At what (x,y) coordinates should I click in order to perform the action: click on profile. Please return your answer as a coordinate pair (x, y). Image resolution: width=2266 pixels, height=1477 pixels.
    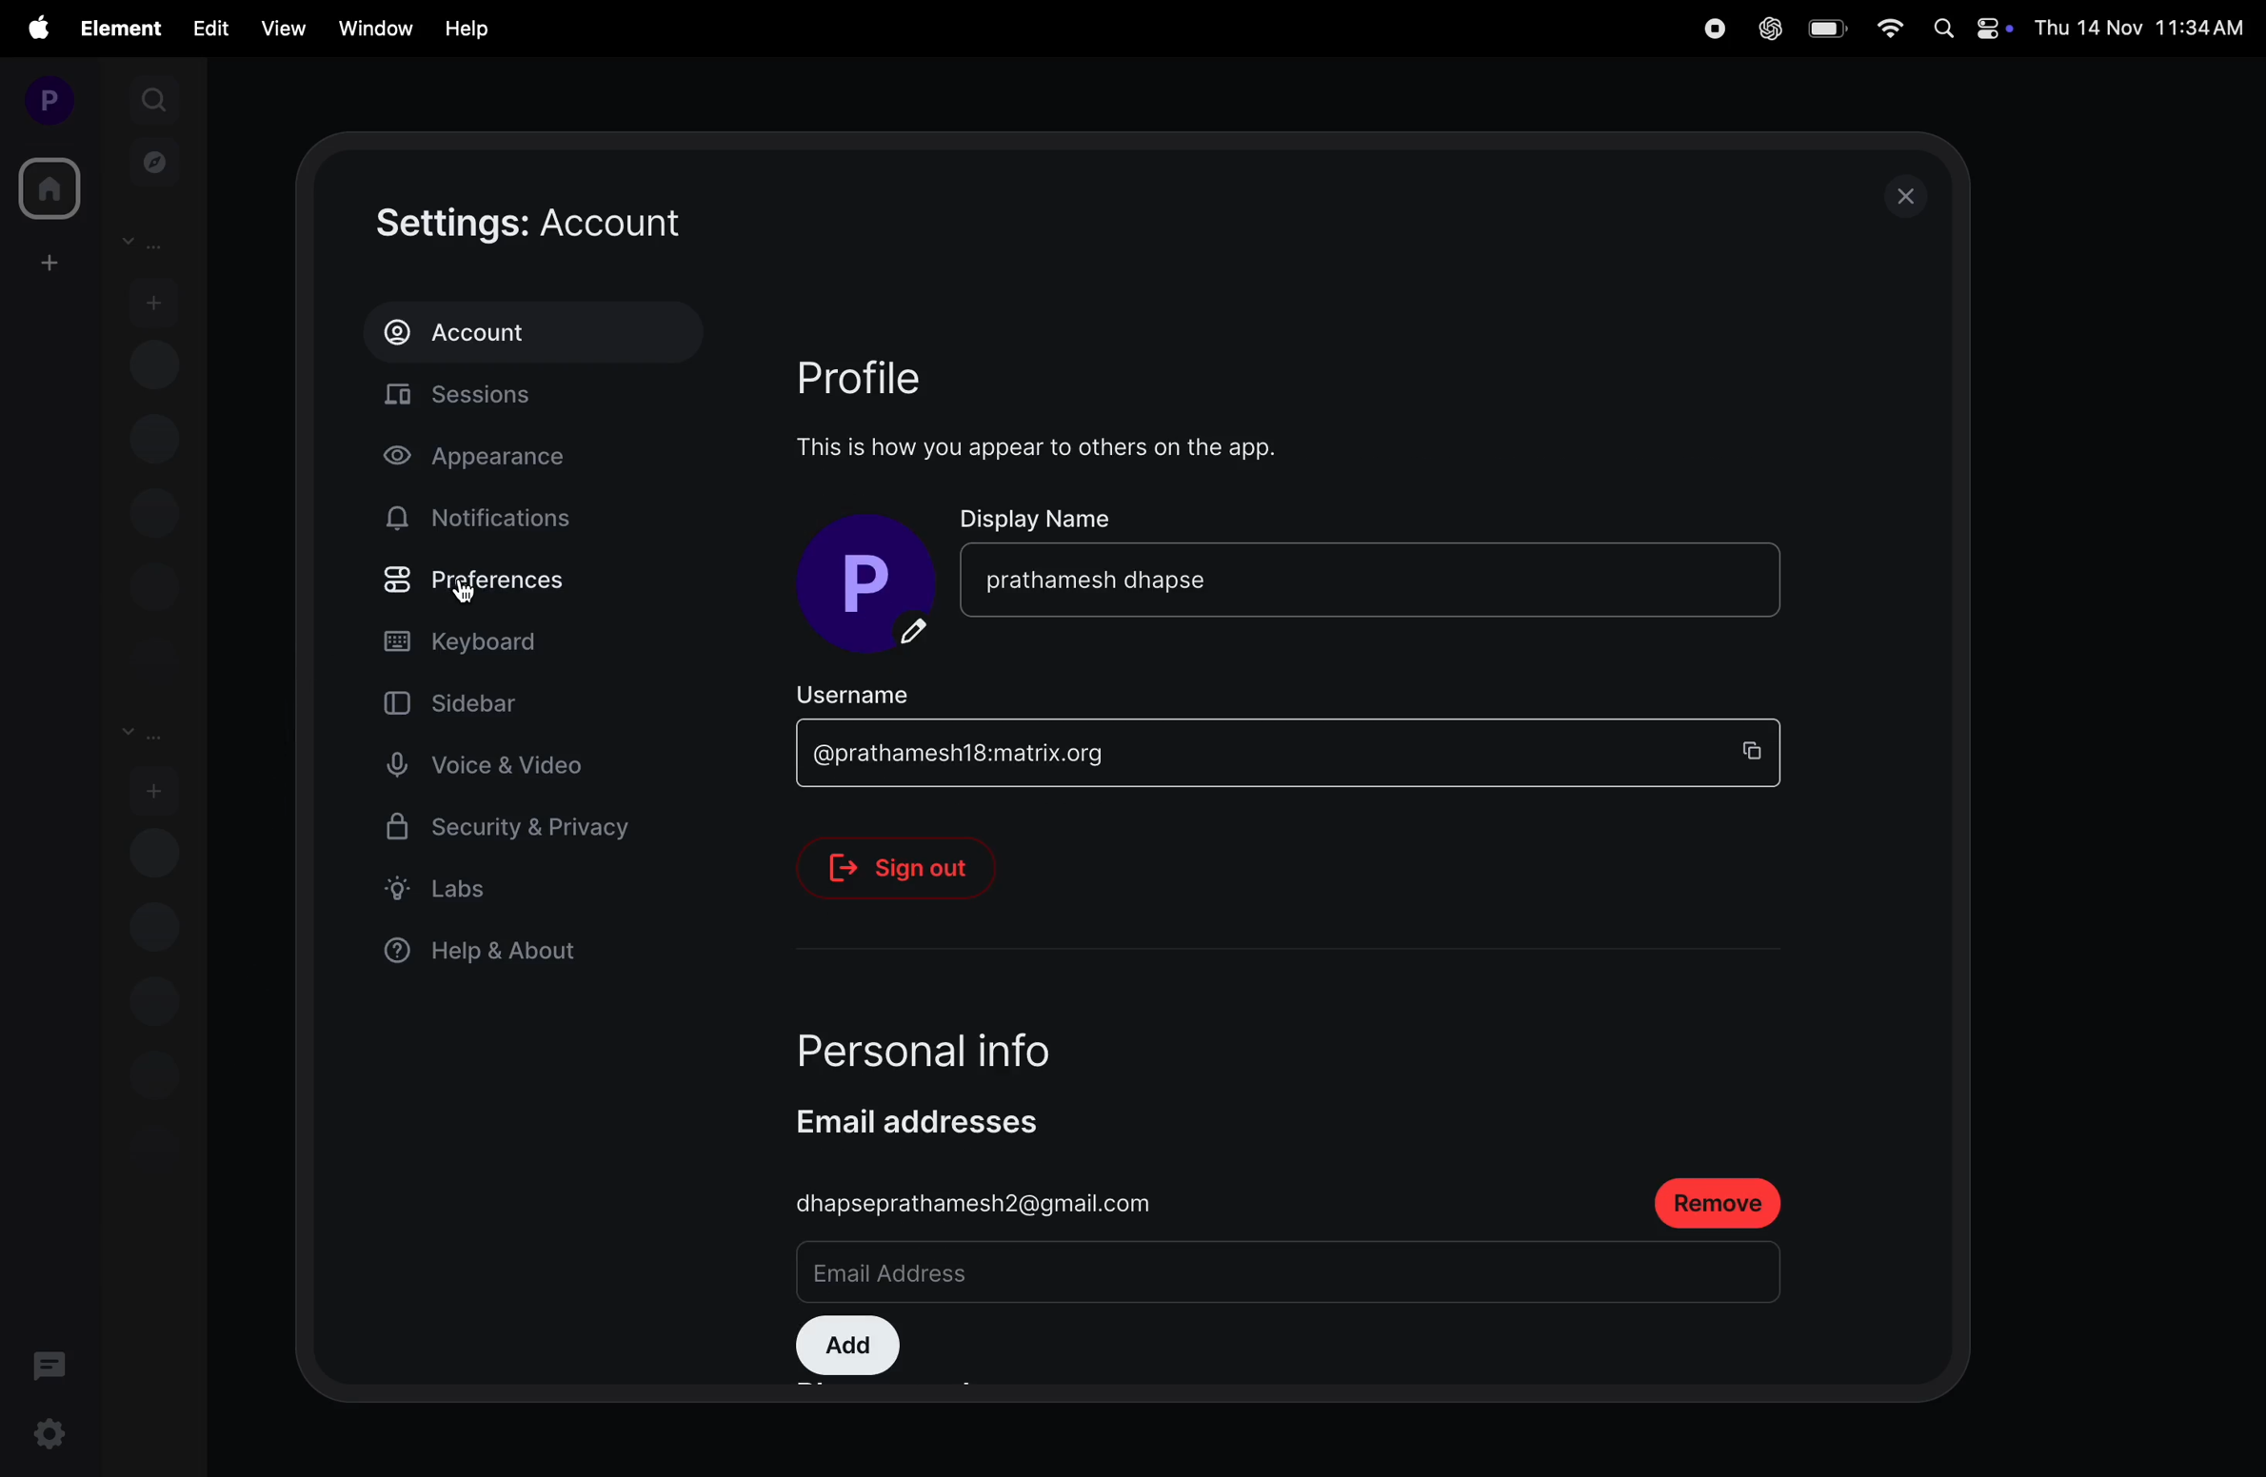
    Looking at the image, I should click on (865, 373).